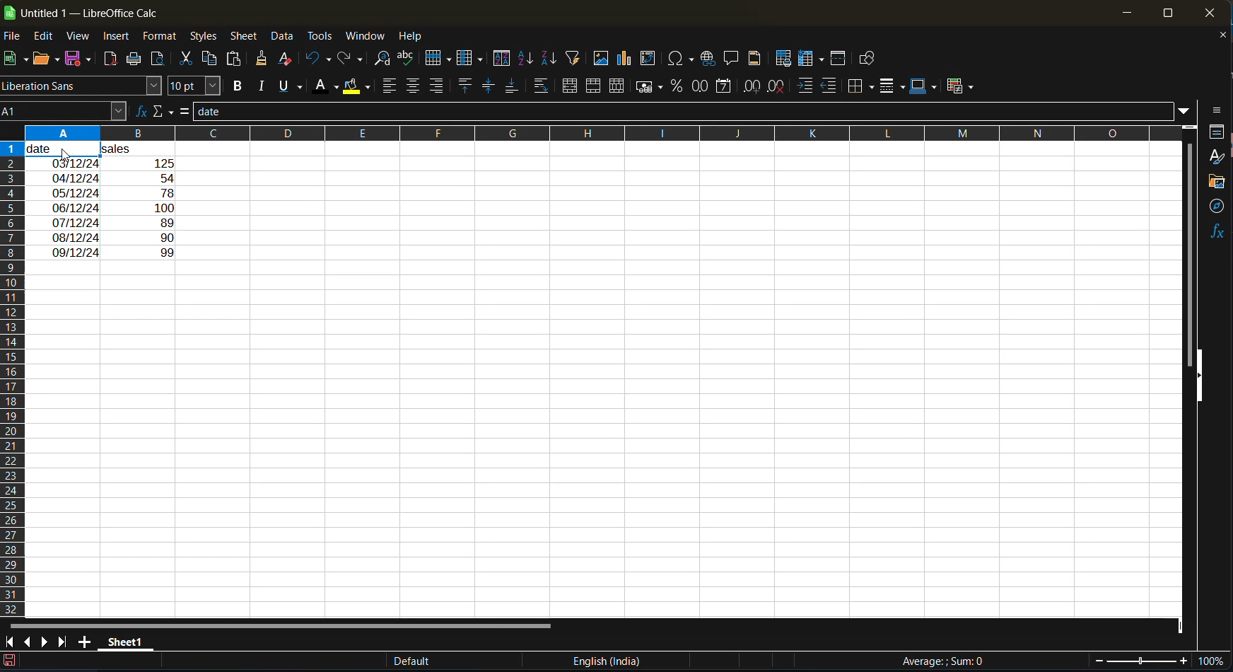 The height and width of the screenshot is (672, 1233). I want to click on sheet name, so click(126, 644).